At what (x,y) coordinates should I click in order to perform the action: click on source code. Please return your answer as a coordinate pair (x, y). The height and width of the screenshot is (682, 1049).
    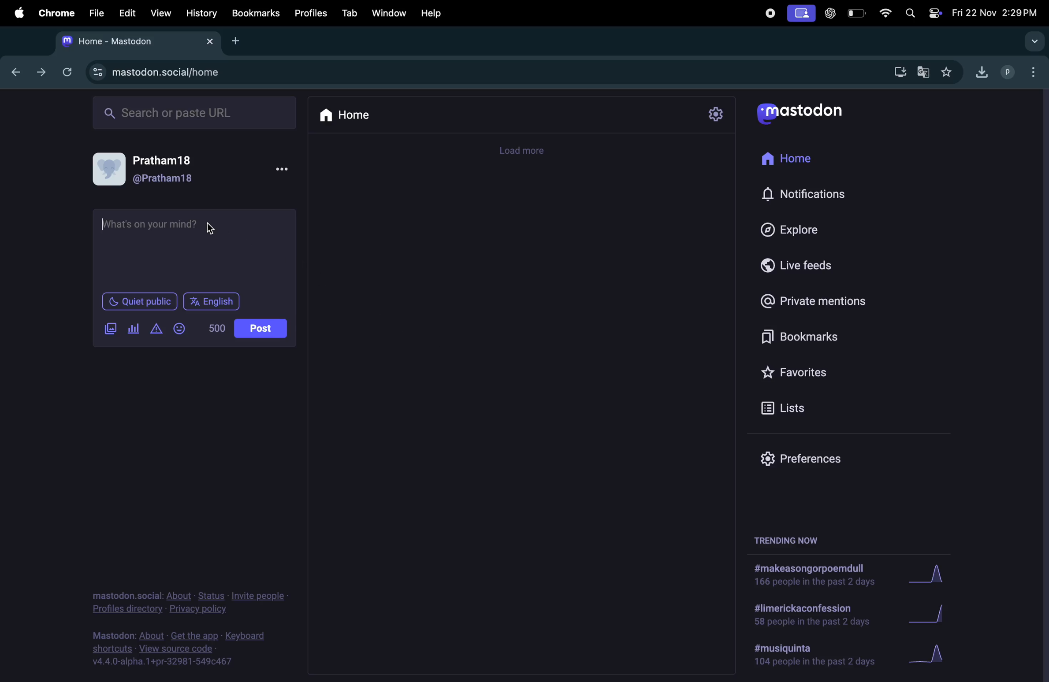
    Looking at the image, I should click on (182, 650).